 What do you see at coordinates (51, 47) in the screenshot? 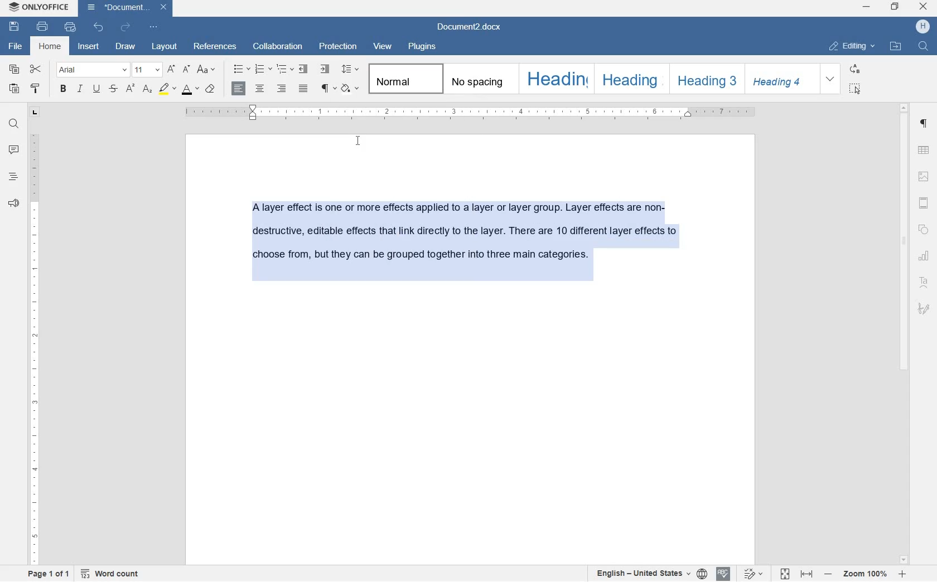
I see `home` at bounding box center [51, 47].